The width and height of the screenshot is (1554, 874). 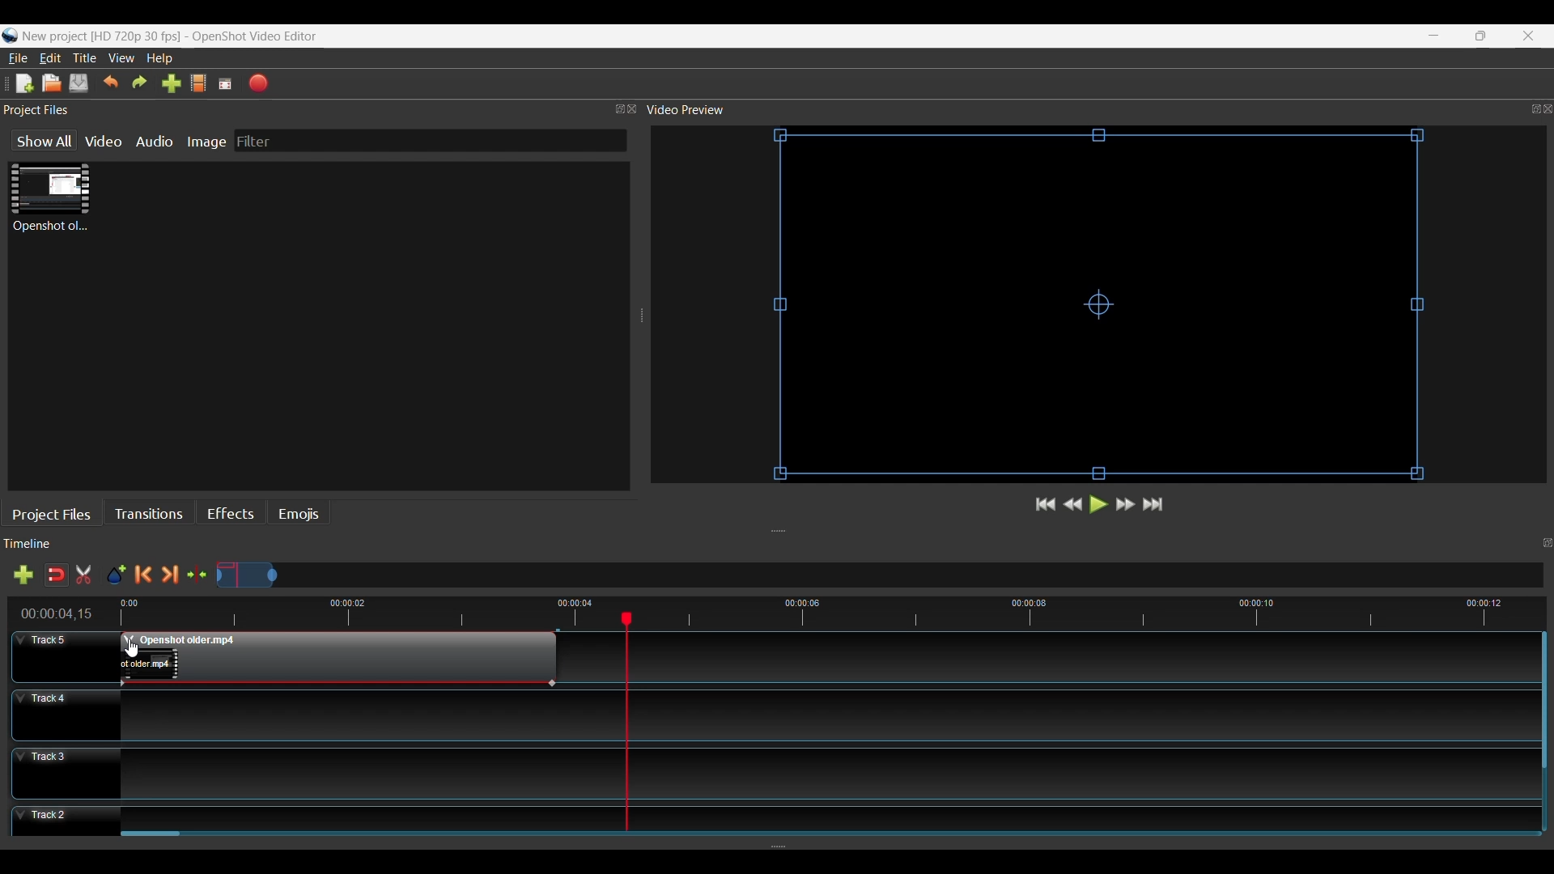 What do you see at coordinates (298, 515) in the screenshot?
I see `Emojis` at bounding box center [298, 515].